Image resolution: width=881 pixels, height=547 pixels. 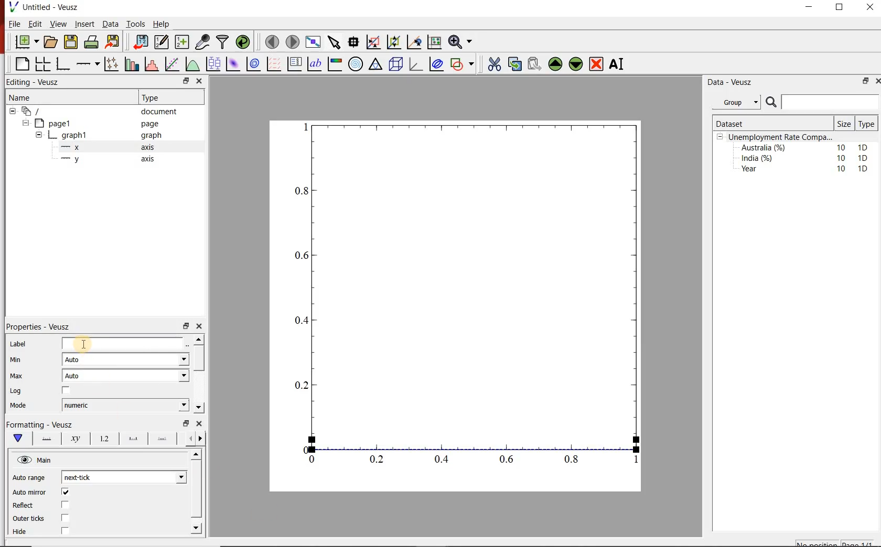 What do you see at coordinates (19, 392) in the screenshot?
I see `Log` at bounding box center [19, 392].